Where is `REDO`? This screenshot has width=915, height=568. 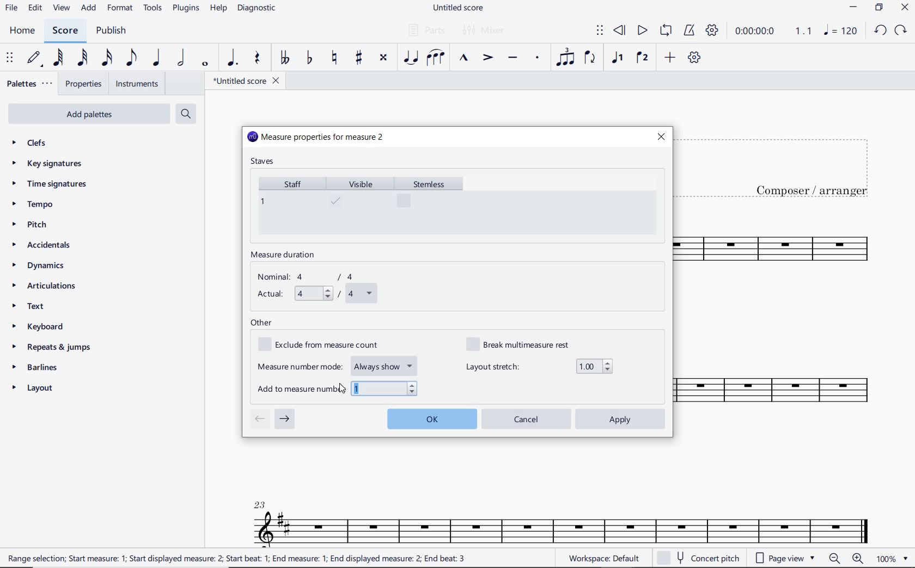
REDO is located at coordinates (901, 30).